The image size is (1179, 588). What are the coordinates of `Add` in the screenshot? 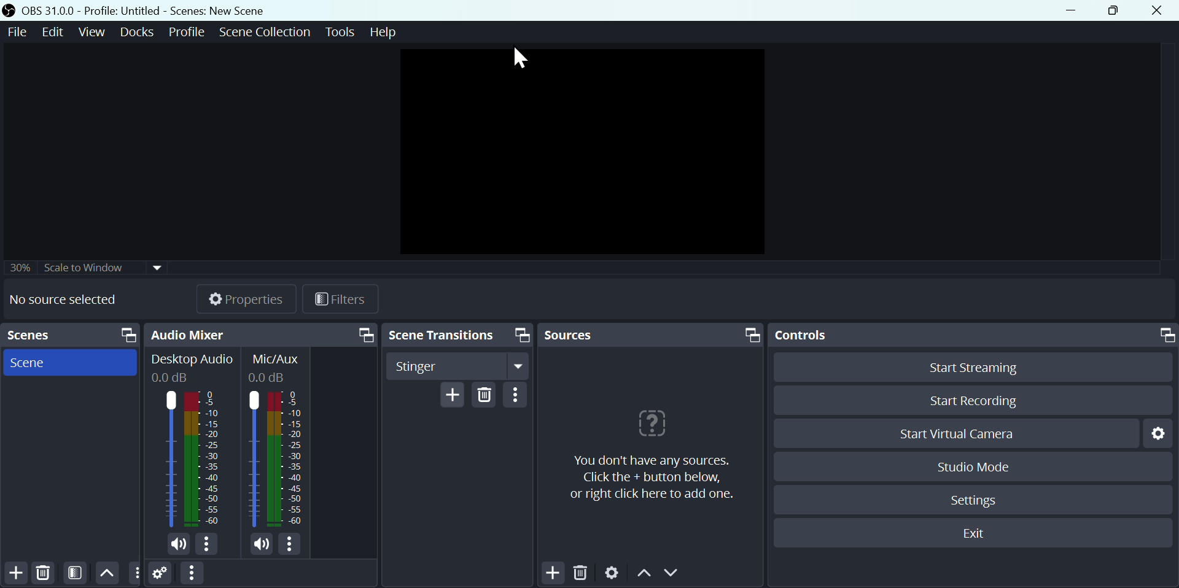 It's located at (16, 573).